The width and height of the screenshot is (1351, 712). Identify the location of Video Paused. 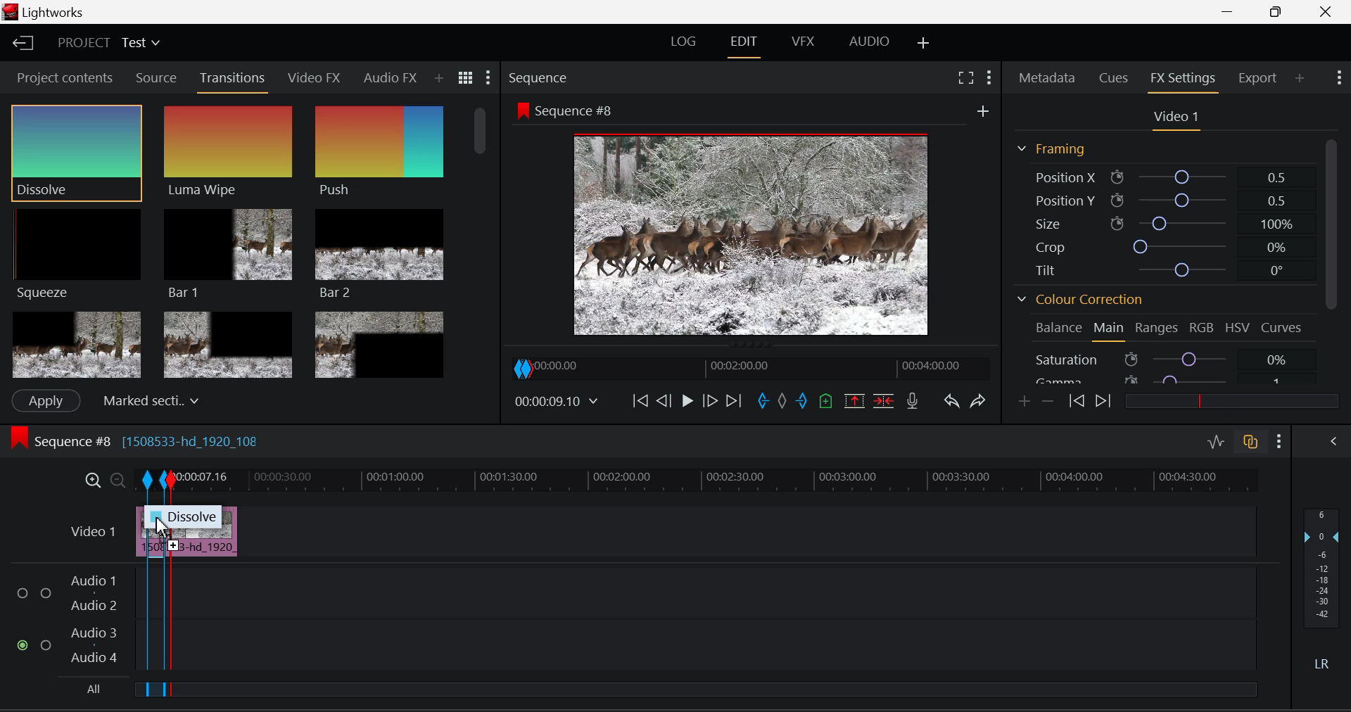
(685, 402).